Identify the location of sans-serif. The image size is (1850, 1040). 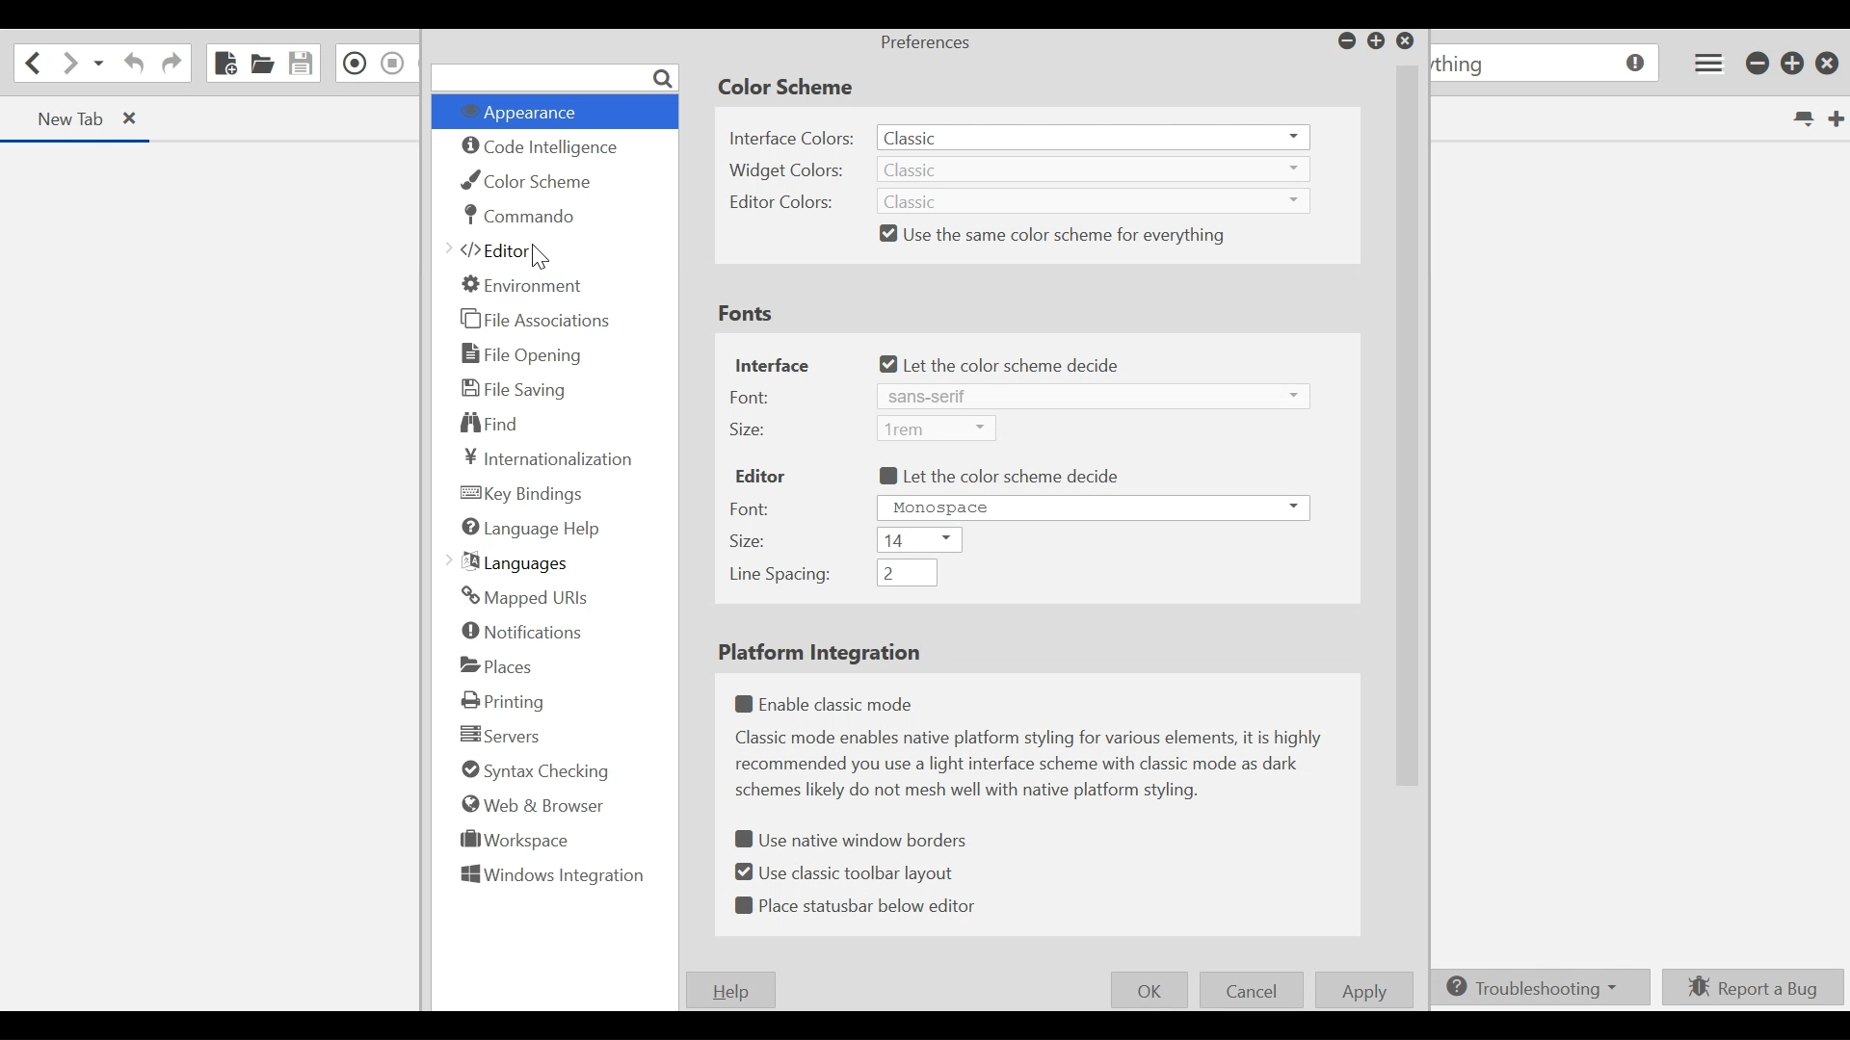
(1062, 396).